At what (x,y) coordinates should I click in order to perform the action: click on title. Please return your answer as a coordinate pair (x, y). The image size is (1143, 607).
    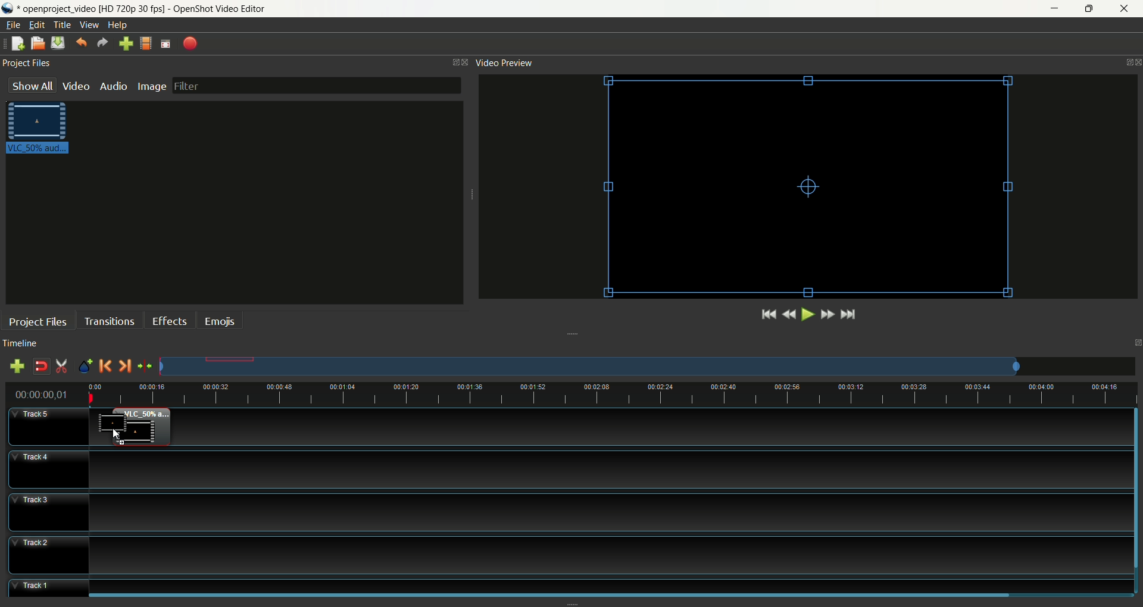
    Looking at the image, I should click on (61, 25).